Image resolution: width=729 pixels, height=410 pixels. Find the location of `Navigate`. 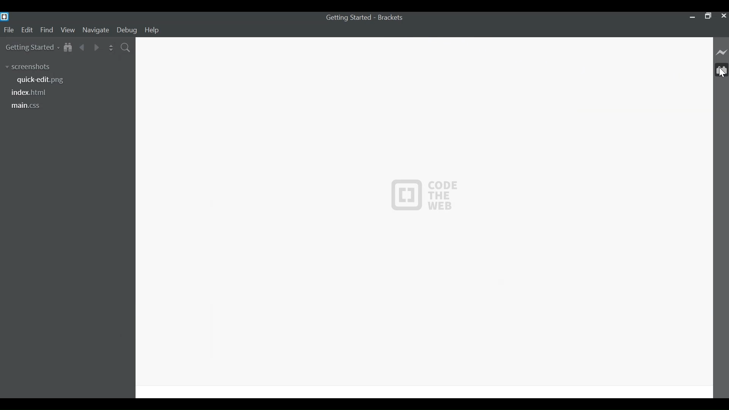

Navigate is located at coordinates (96, 30).